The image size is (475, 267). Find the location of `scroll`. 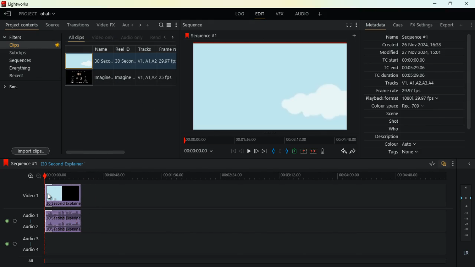

scroll is located at coordinates (104, 151).